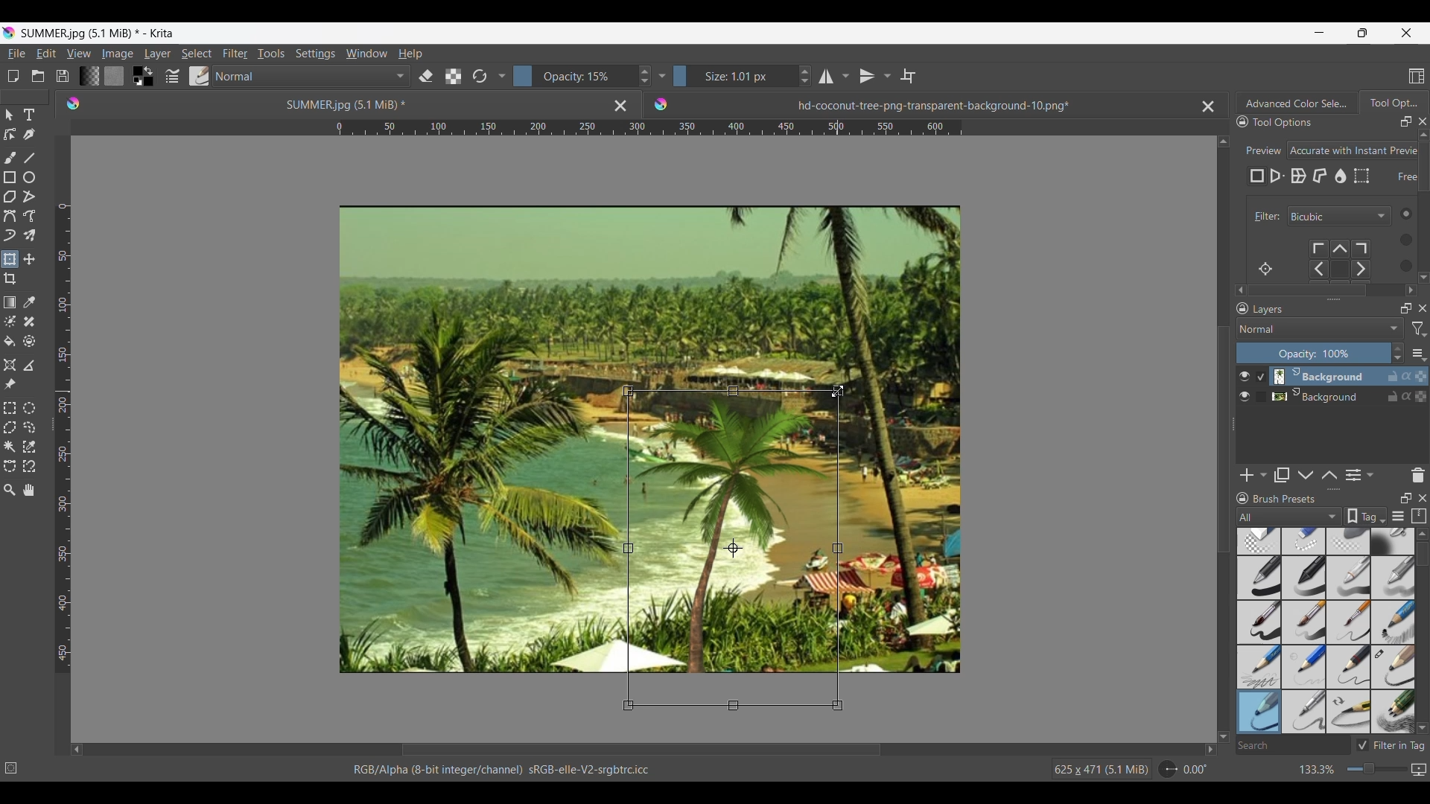 This screenshot has height=804, width=1430. Describe the element at coordinates (1366, 516) in the screenshot. I see `Show the tag box options` at that location.